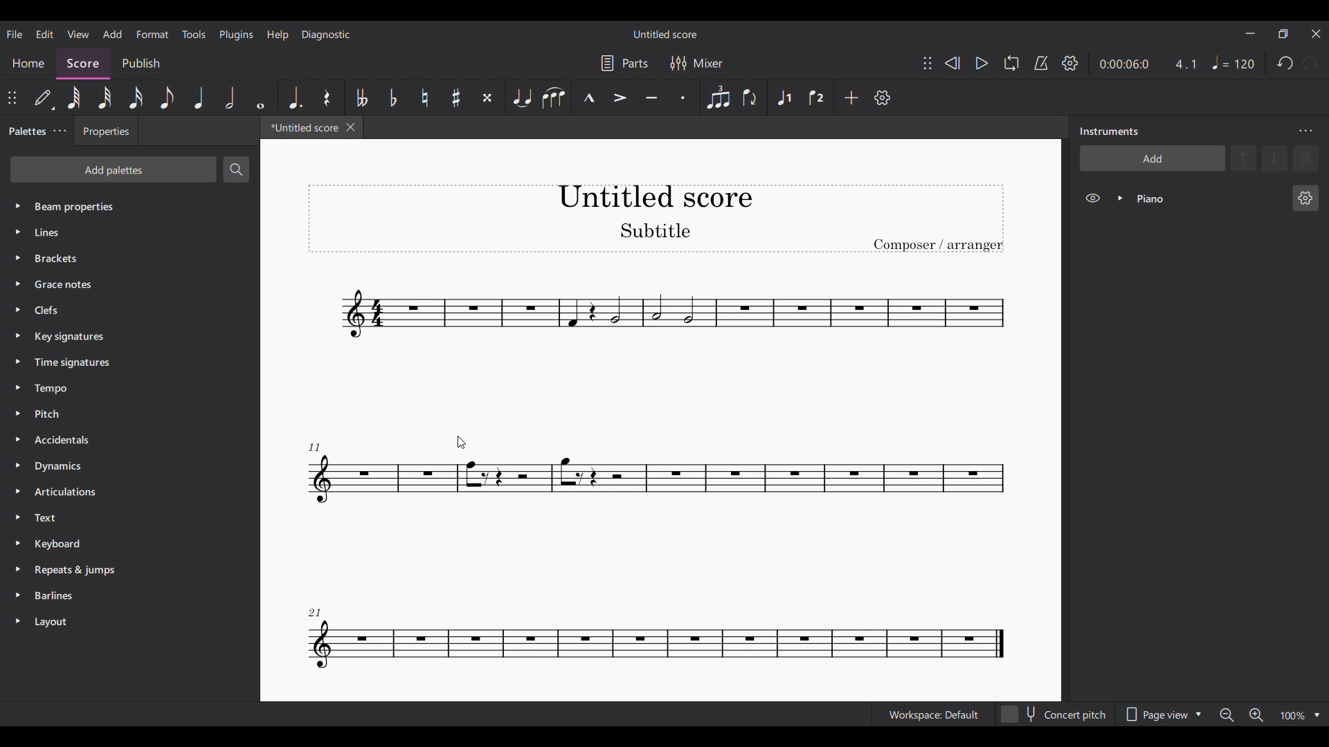 This screenshot has width=1329, height=747. I want to click on Redo, so click(1311, 63).